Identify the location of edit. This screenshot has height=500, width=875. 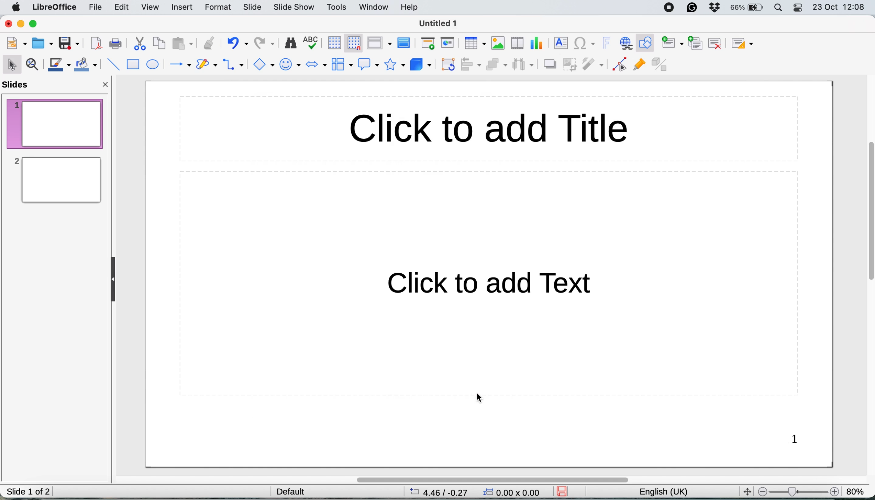
(124, 9).